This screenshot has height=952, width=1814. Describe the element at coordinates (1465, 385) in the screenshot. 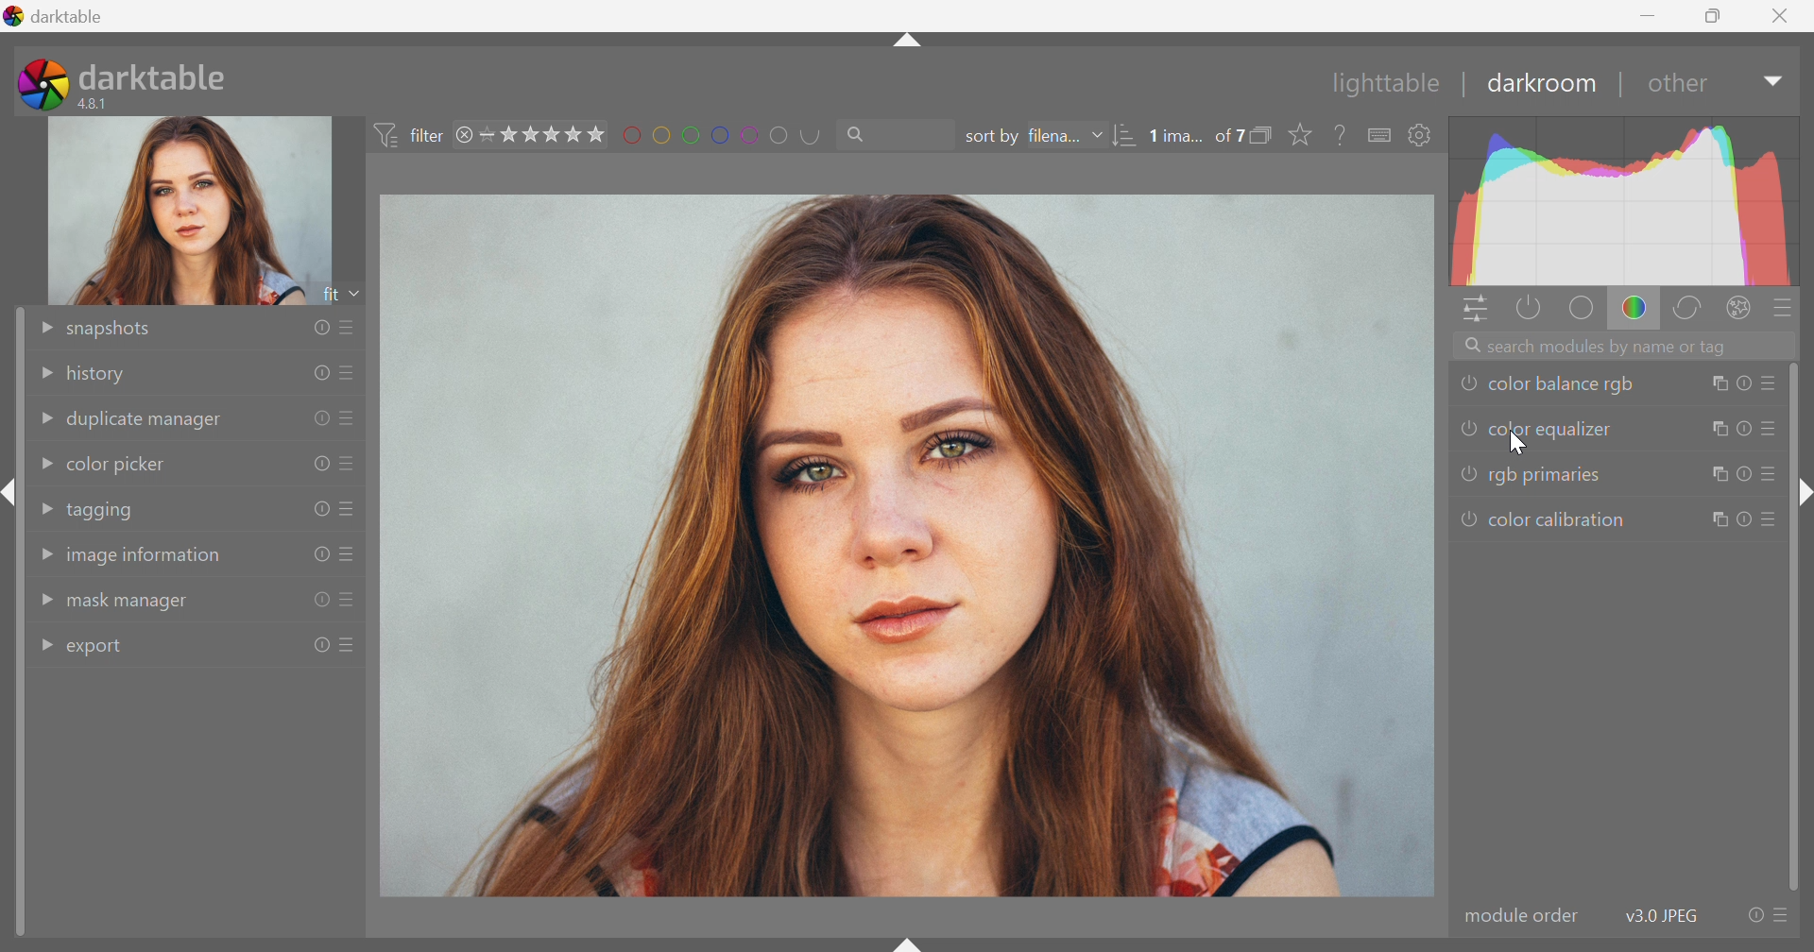

I see `'color balance rgb' is switched off` at that location.